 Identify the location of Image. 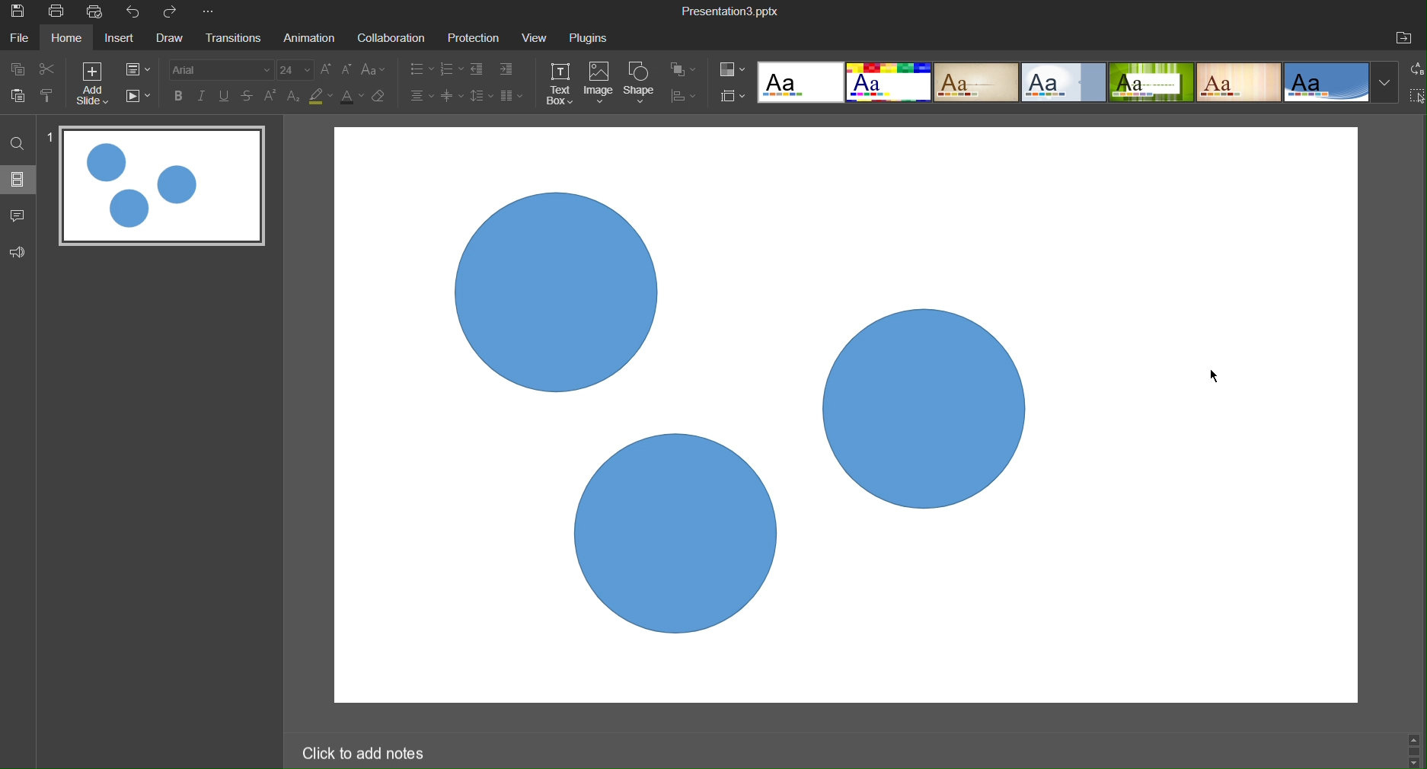
(600, 85).